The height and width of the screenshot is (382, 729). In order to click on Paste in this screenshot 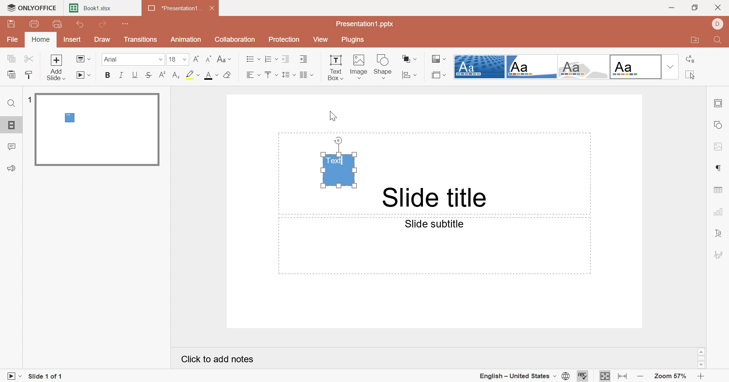, I will do `click(11, 75)`.